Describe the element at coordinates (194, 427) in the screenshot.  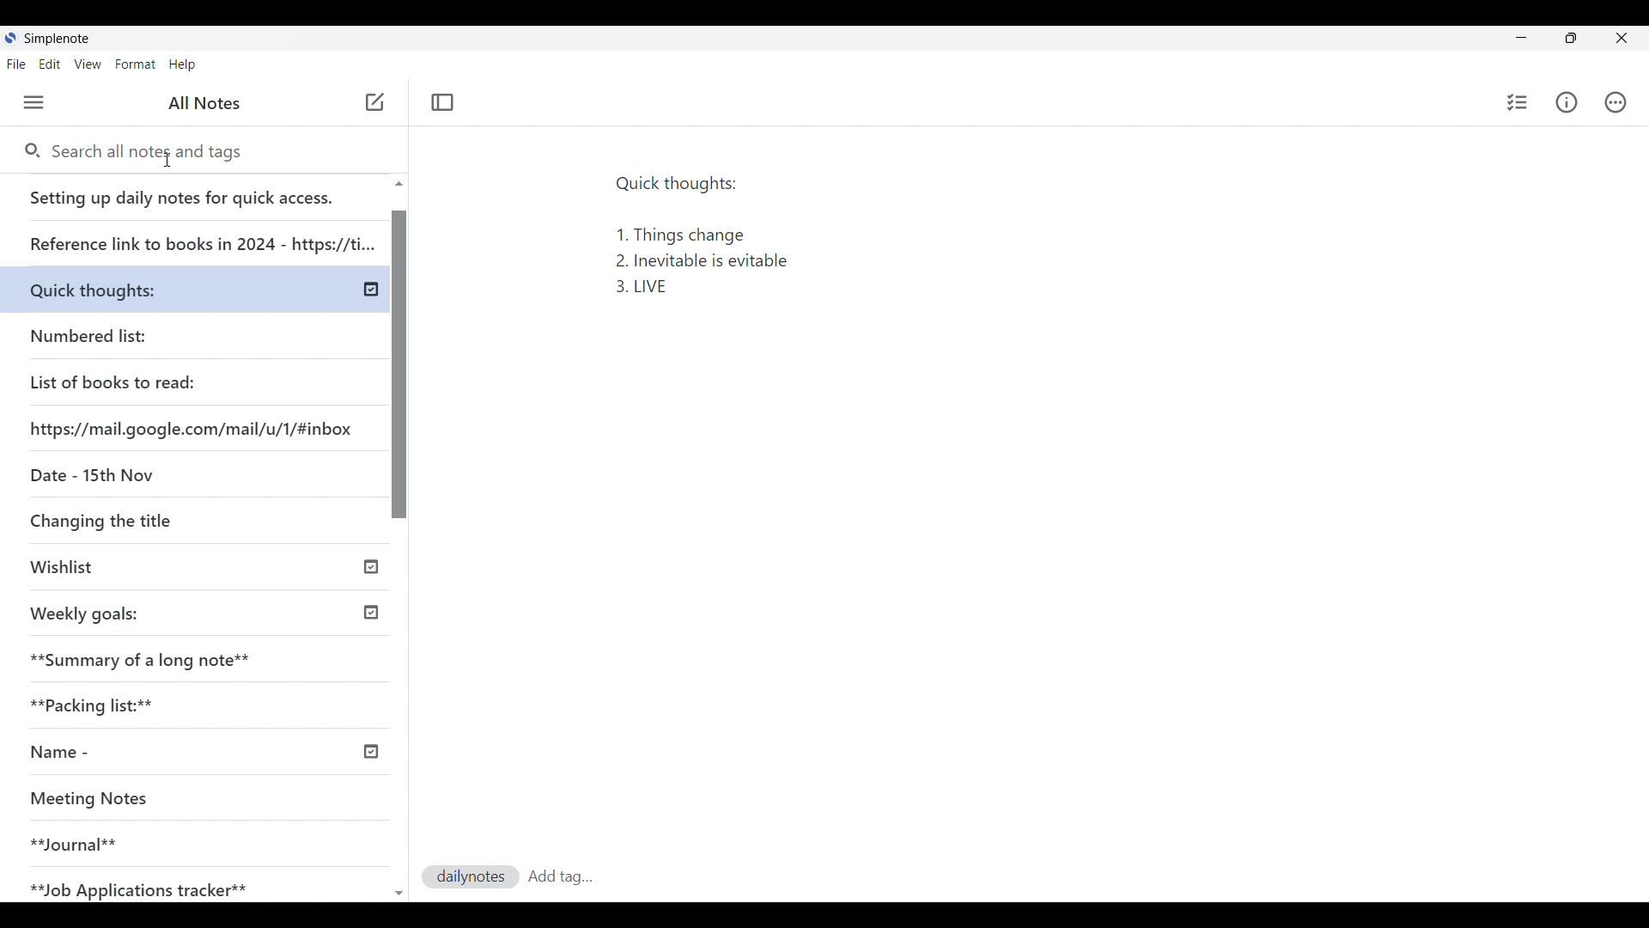
I see `https://mail.google.com/mail/u/1/#inbox` at that location.